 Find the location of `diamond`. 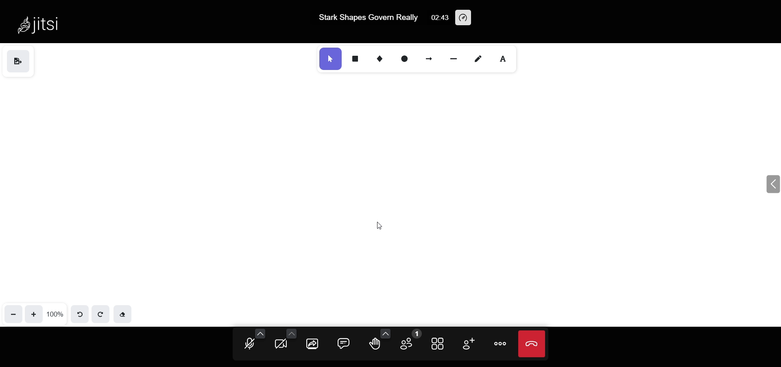

diamond is located at coordinates (378, 59).